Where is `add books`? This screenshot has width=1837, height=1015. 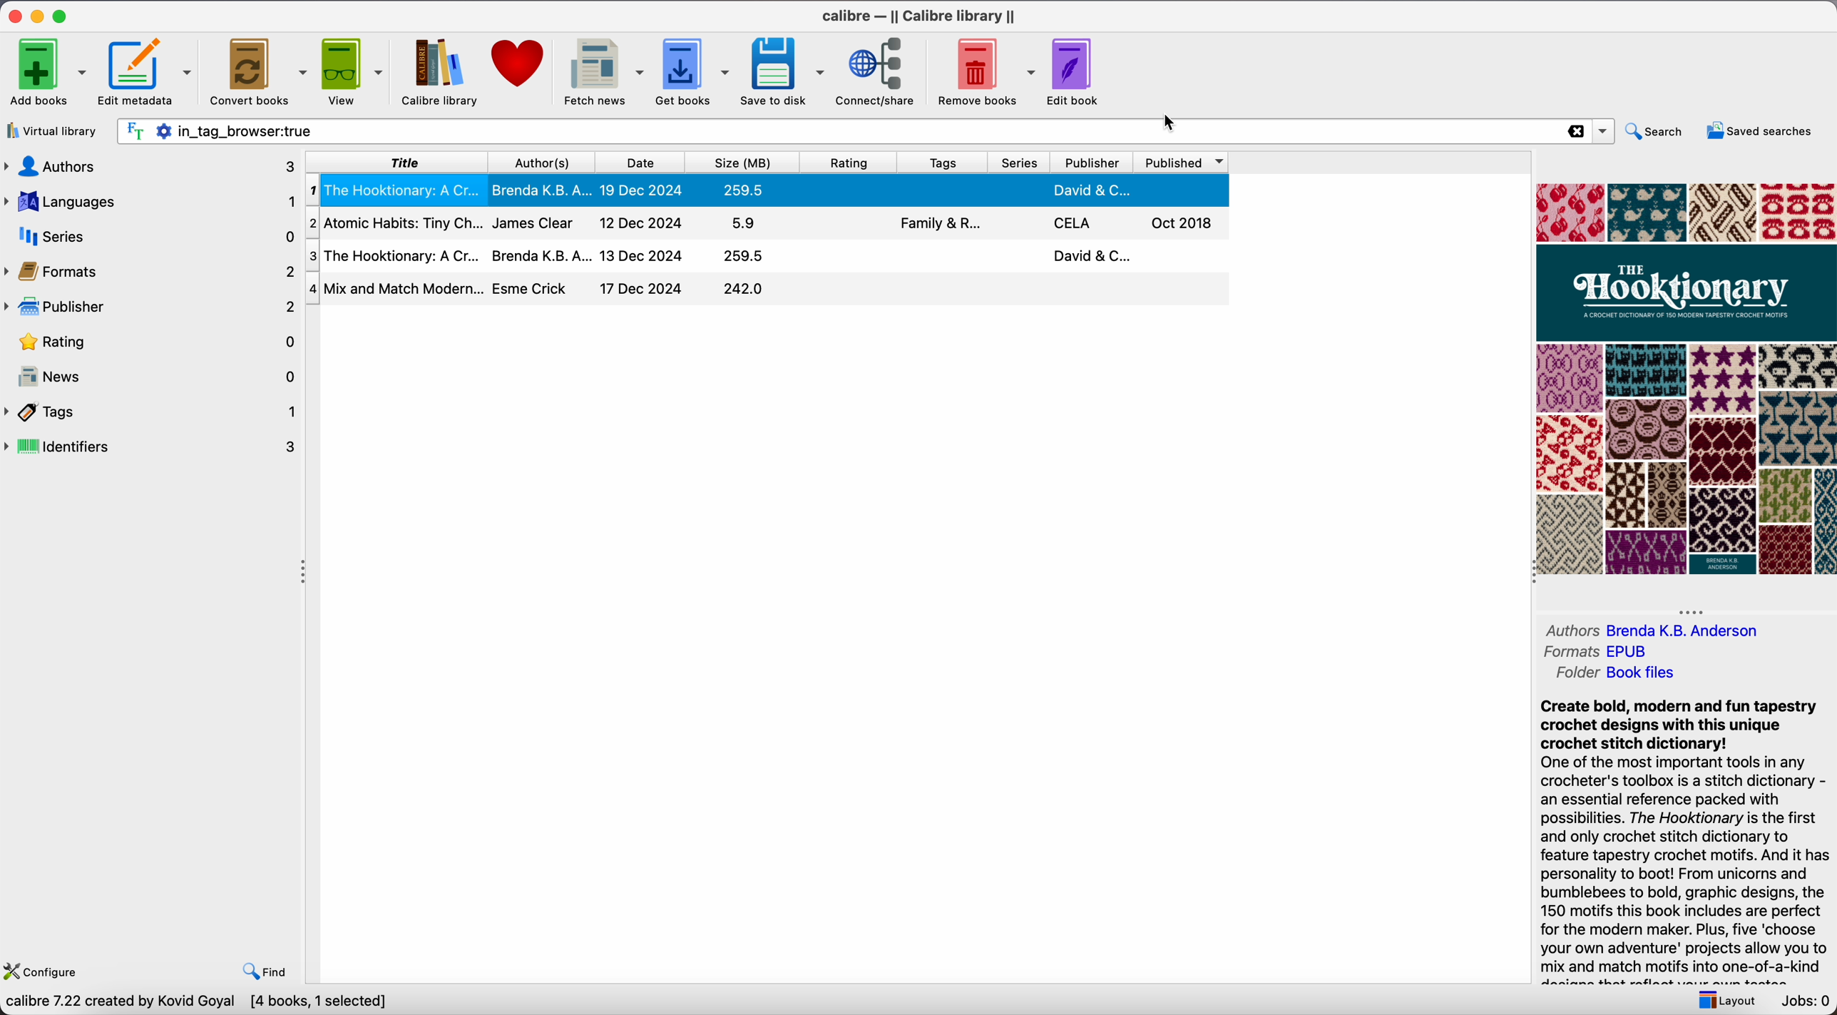 add books is located at coordinates (46, 73).